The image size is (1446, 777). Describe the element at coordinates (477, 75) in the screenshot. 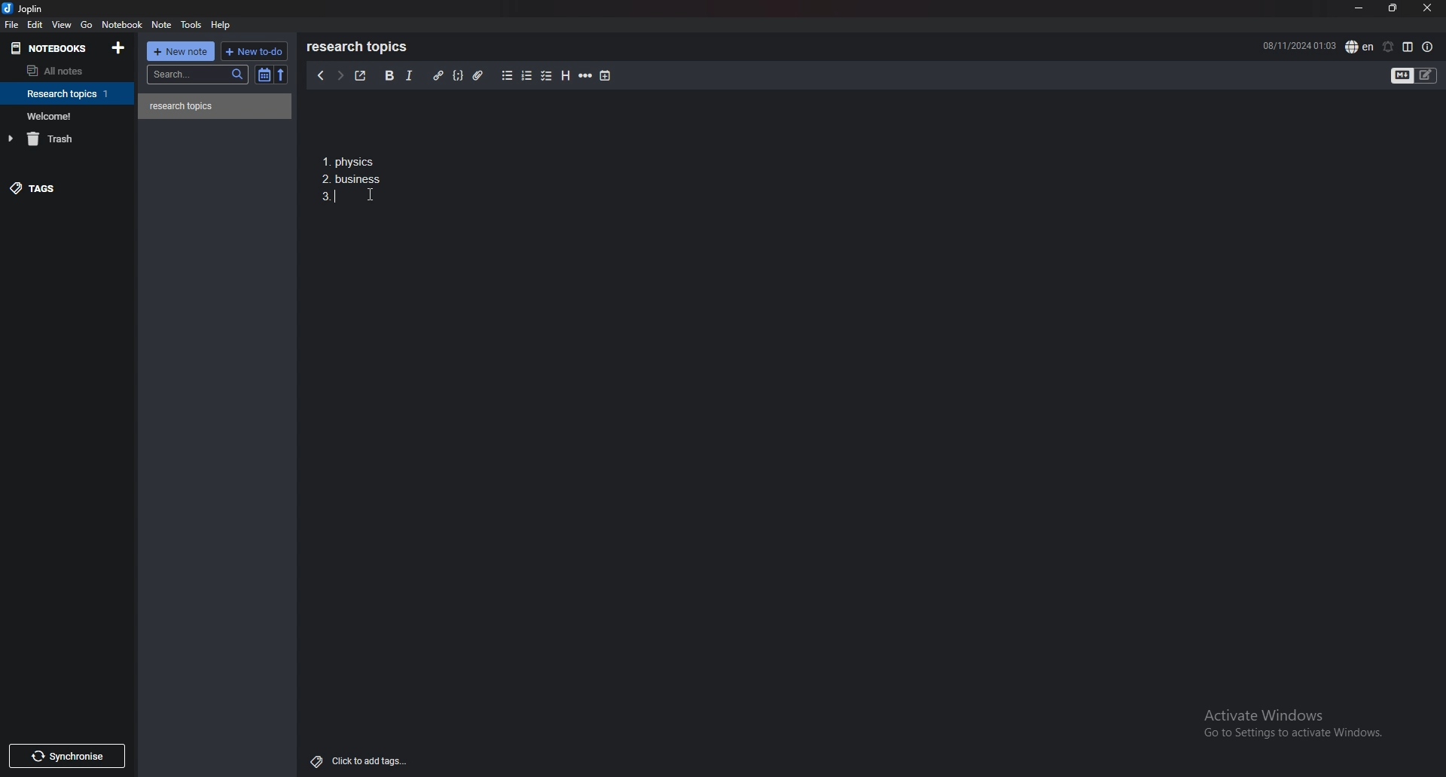

I see `attachment` at that location.